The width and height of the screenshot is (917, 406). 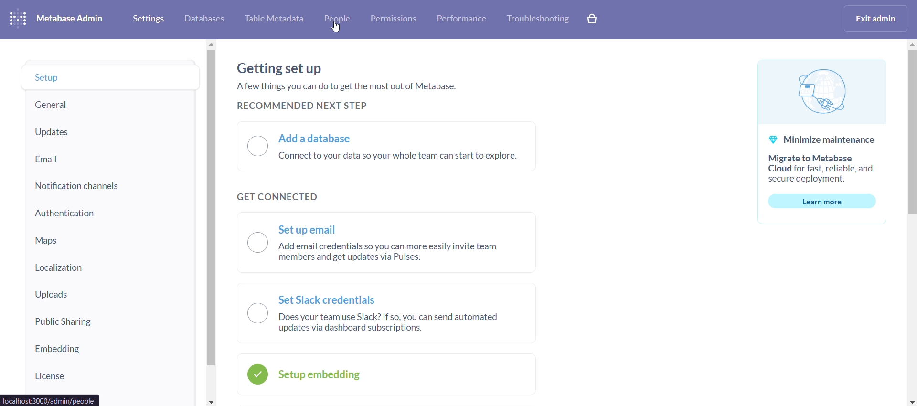 I want to click on localization, so click(x=109, y=269).